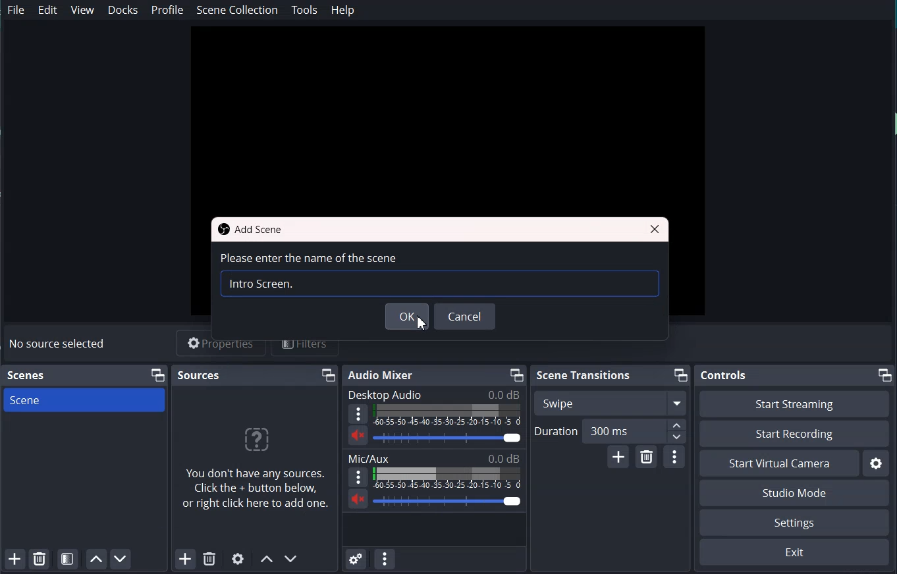 The image size is (897, 574). I want to click on Text, so click(435, 457).